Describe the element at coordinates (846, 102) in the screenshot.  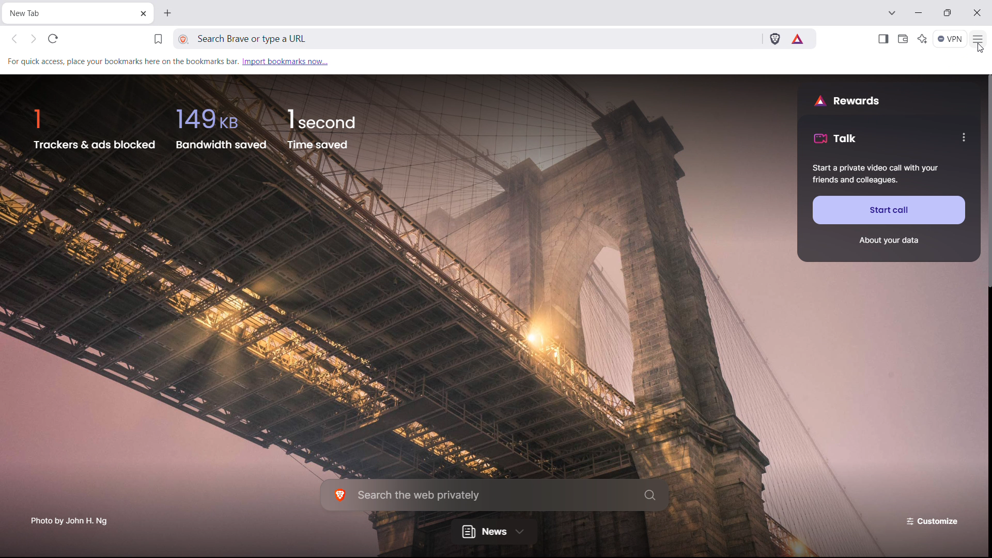
I see `rewards` at that location.